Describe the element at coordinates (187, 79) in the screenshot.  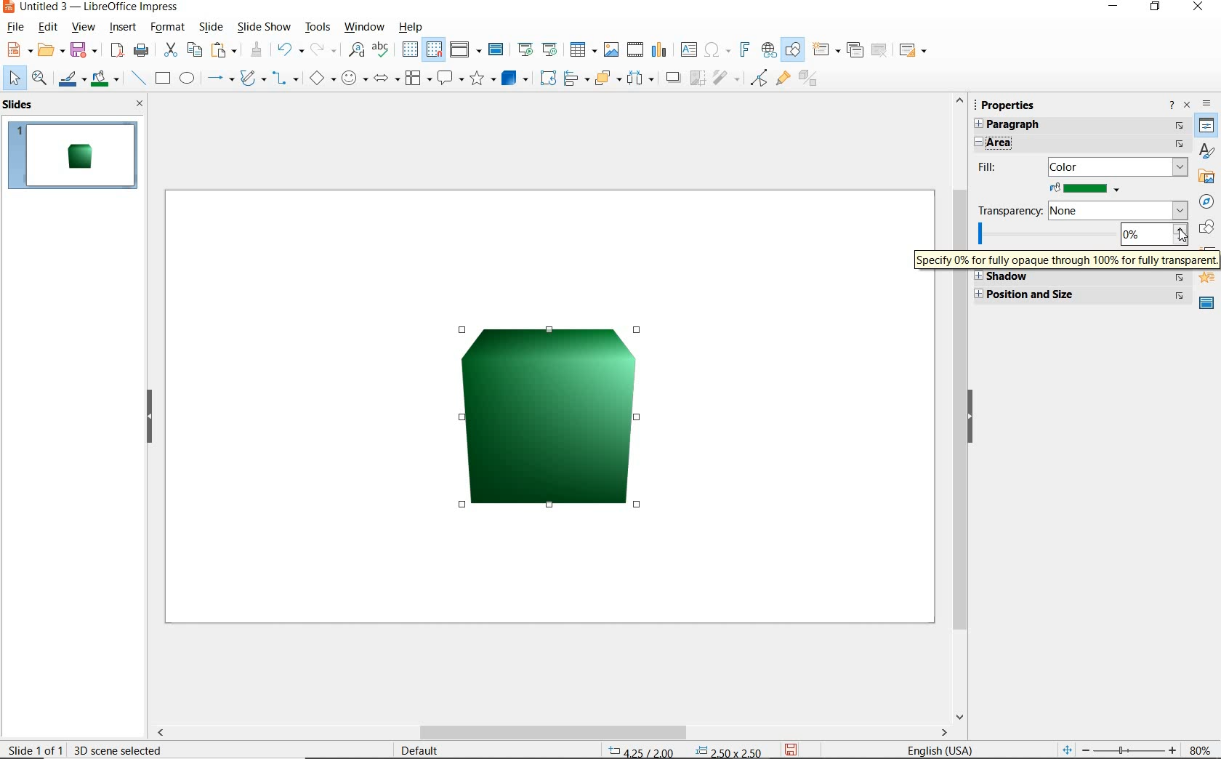
I see `ellipse` at that location.